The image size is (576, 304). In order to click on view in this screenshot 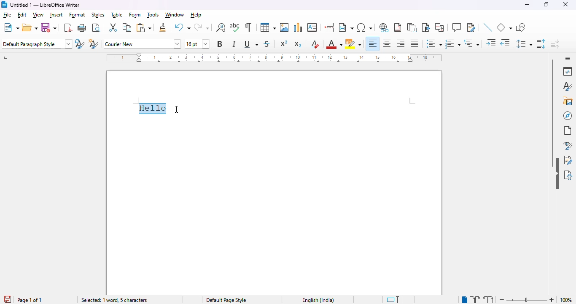, I will do `click(38, 15)`.